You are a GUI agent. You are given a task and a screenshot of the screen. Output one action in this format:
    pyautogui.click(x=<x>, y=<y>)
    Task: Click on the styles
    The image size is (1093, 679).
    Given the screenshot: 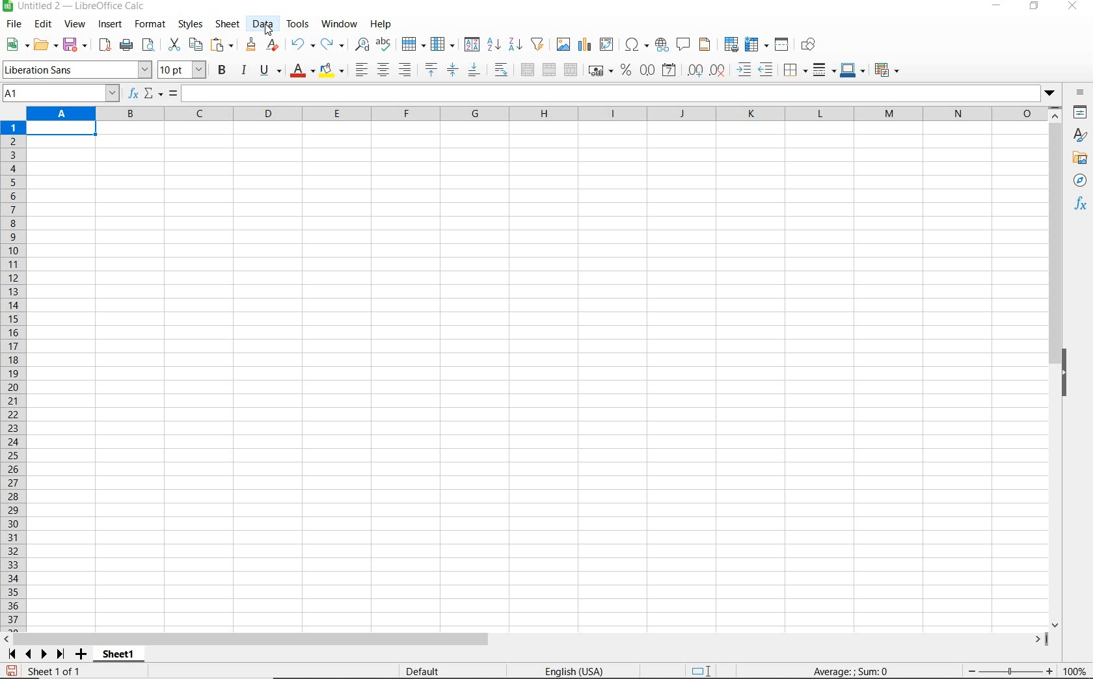 What is the action you would take?
    pyautogui.click(x=189, y=25)
    